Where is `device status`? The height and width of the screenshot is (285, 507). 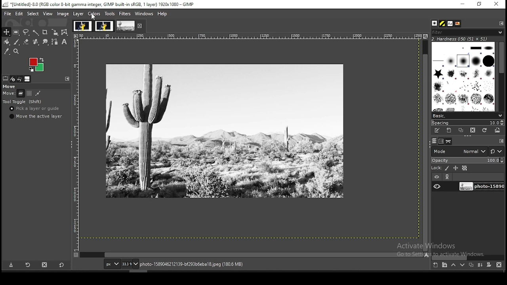
device status is located at coordinates (13, 79).